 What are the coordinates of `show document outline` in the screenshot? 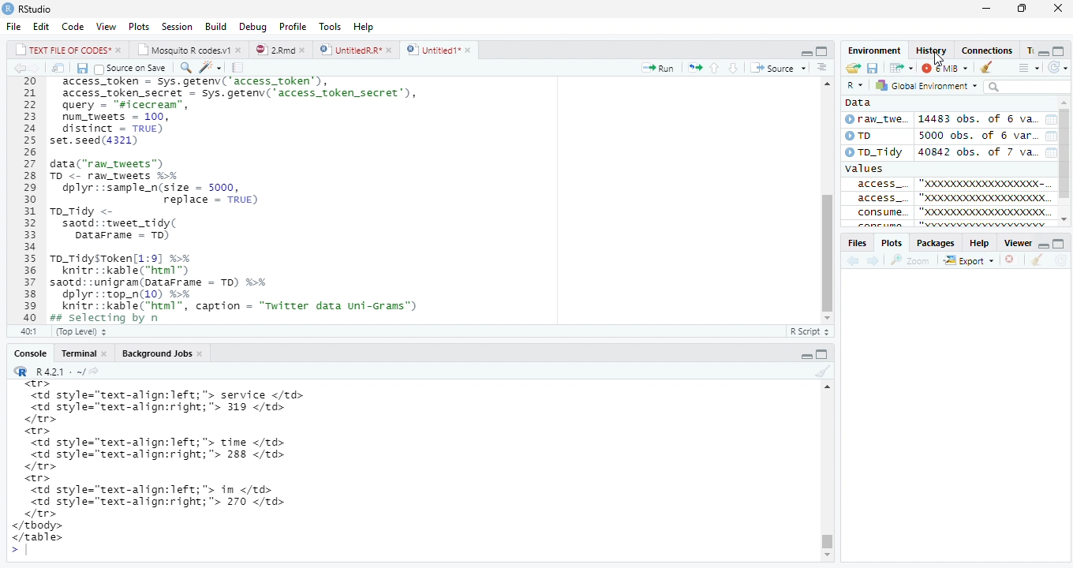 It's located at (825, 66).